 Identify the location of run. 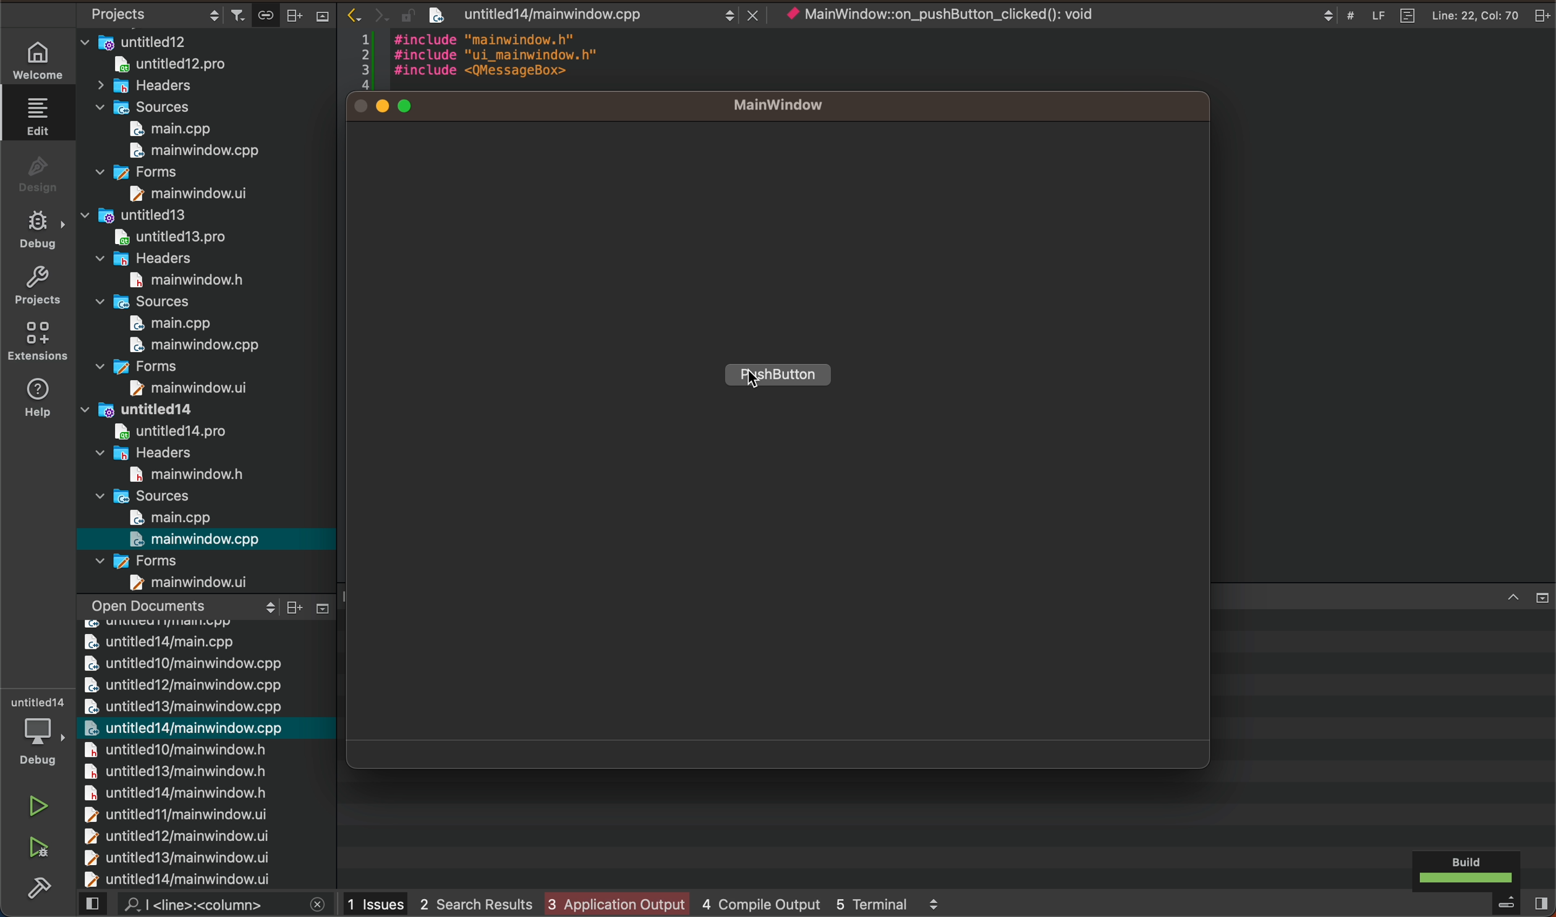
(36, 806).